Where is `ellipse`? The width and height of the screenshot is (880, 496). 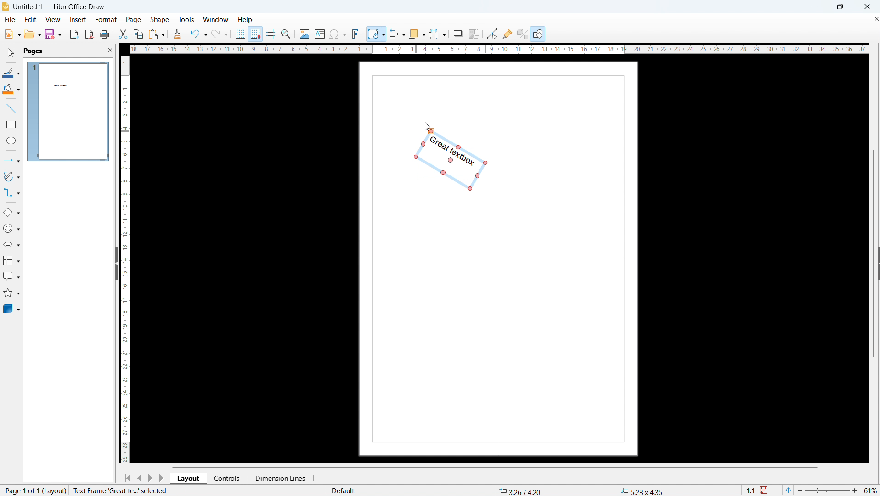
ellipse is located at coordinates (11, 141).